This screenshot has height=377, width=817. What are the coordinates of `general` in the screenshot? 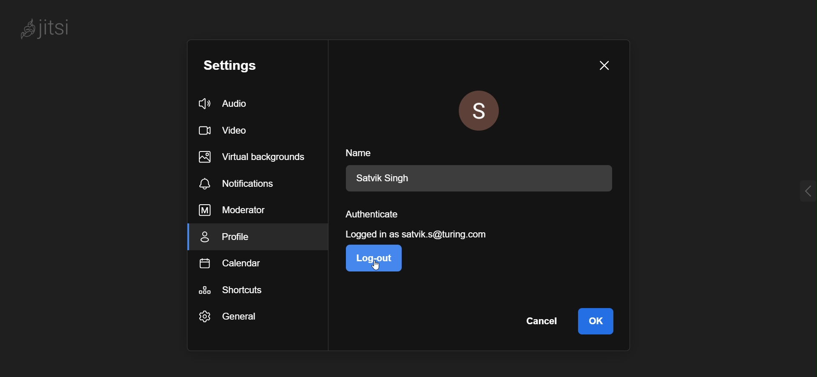 It's located at (238, 319).